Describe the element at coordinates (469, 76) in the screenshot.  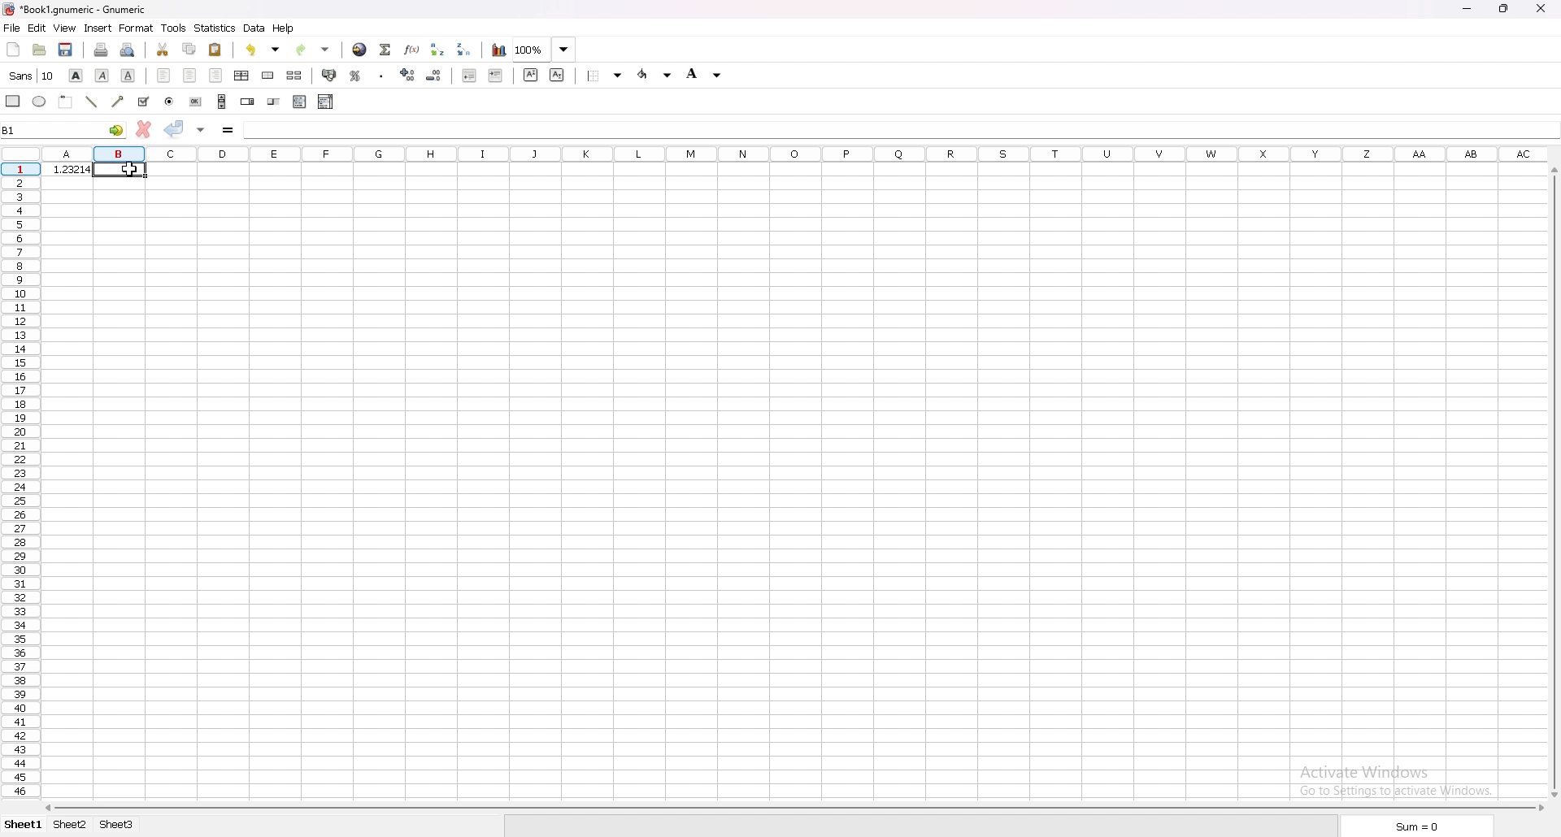
I see `decrease indent` at that location.